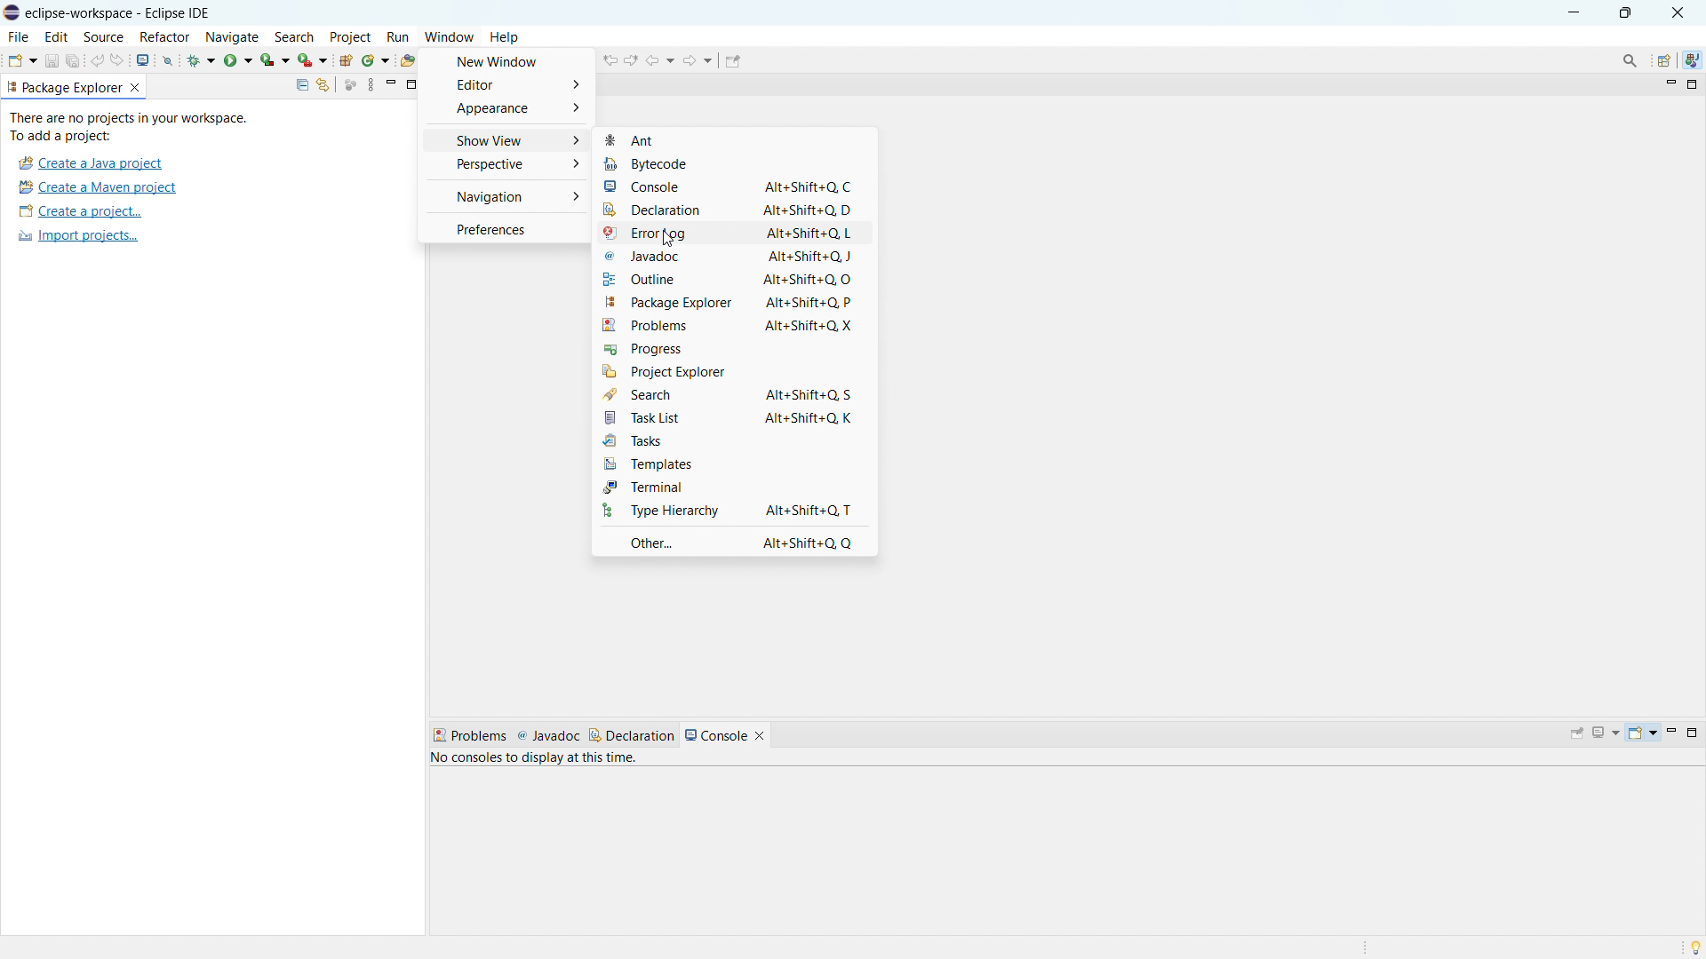 This screenshot has height=959, width=1706. Describe the element at coordinates (142, 60) in the screenshot. I see `open console` at that location.